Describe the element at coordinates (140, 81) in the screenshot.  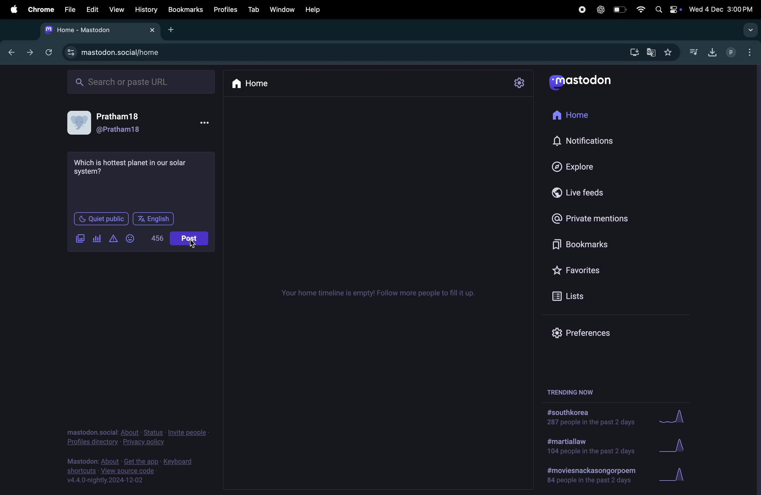
I see `search bar` at that location.